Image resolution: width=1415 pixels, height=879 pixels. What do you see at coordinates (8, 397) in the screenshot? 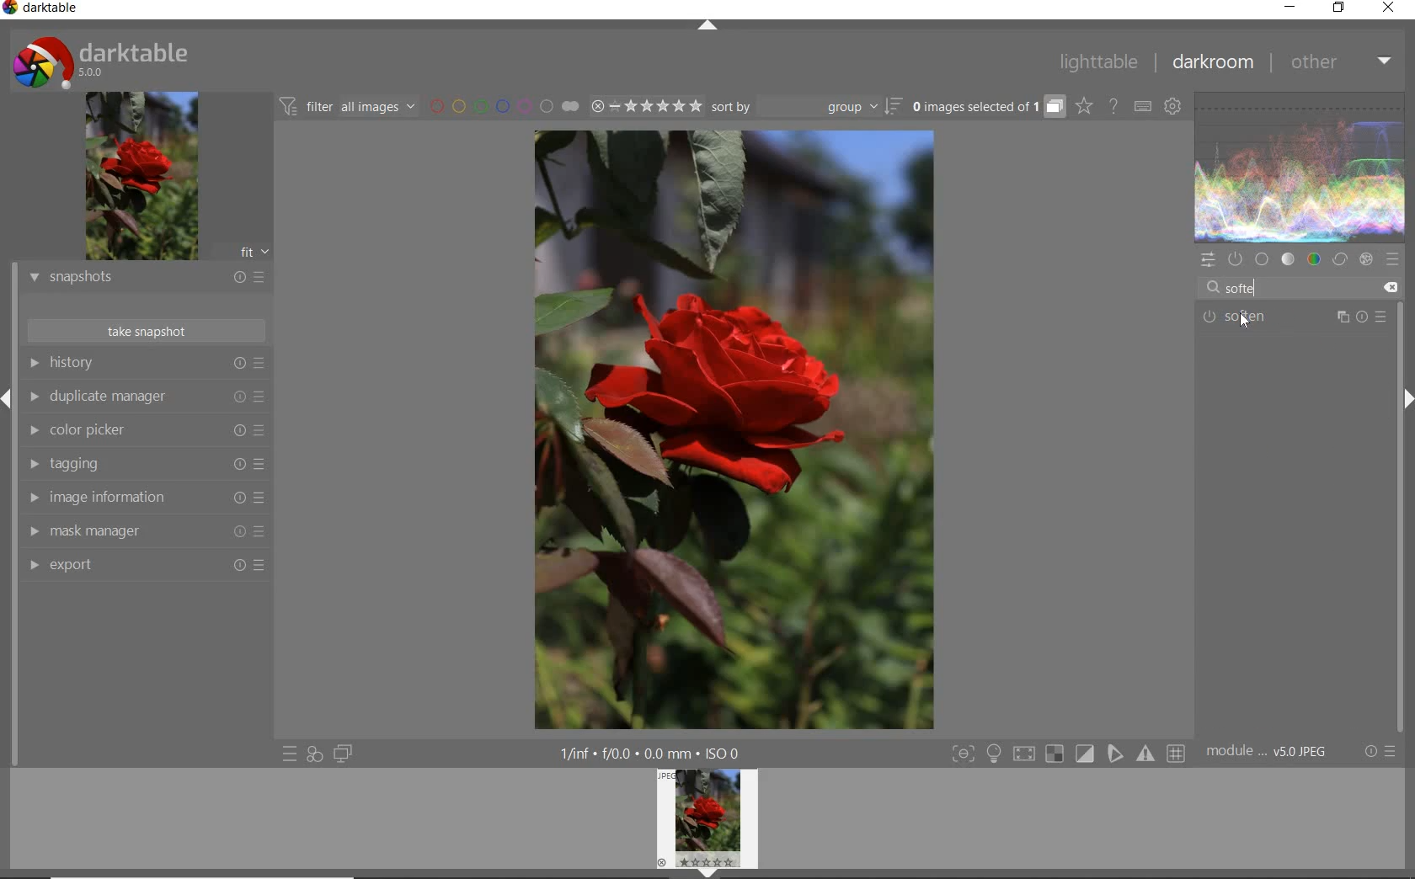
I see `Expand/Collapse` at bounding box center [8, 397].